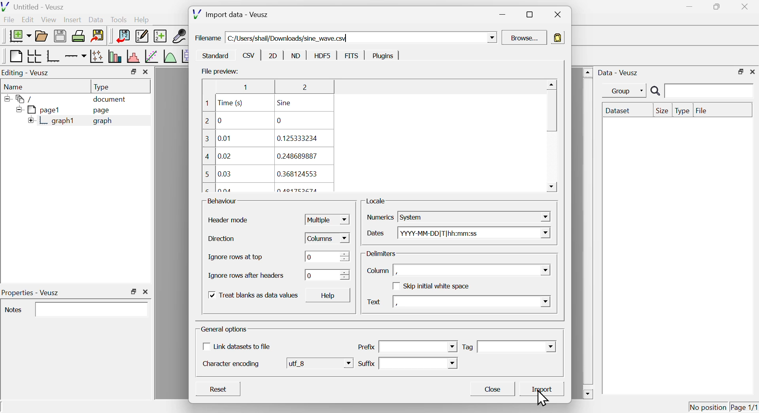  What do you see at coordinates (474, 233) in the screenshot?
I see `| YYYY-MM-DD|T|hh:mm:ss ` at bounding box center [474, 233].